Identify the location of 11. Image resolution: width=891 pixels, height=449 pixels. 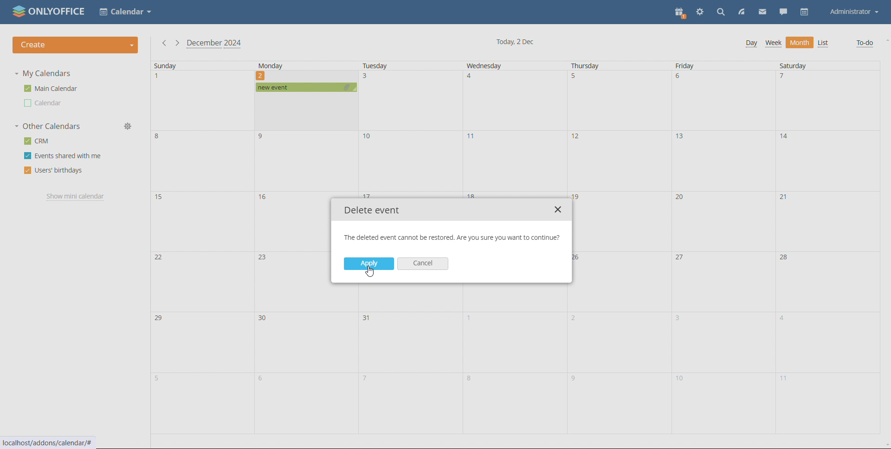
(787, 382).